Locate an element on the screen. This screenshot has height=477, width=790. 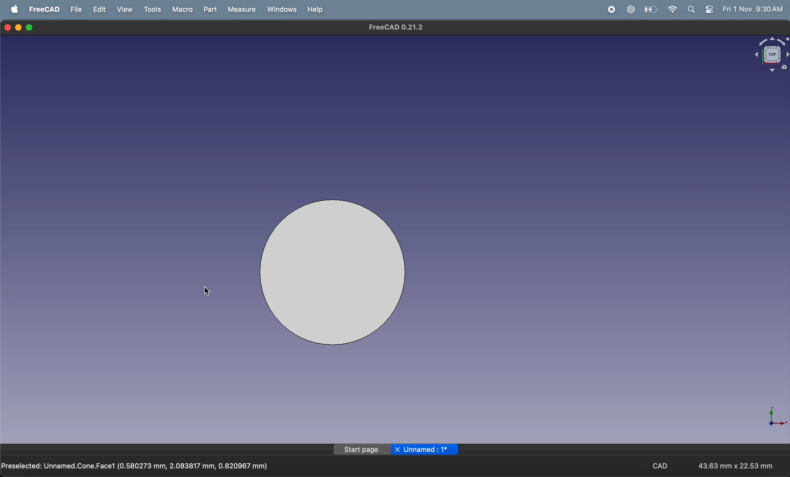
file is located at coordinates (77, 9).